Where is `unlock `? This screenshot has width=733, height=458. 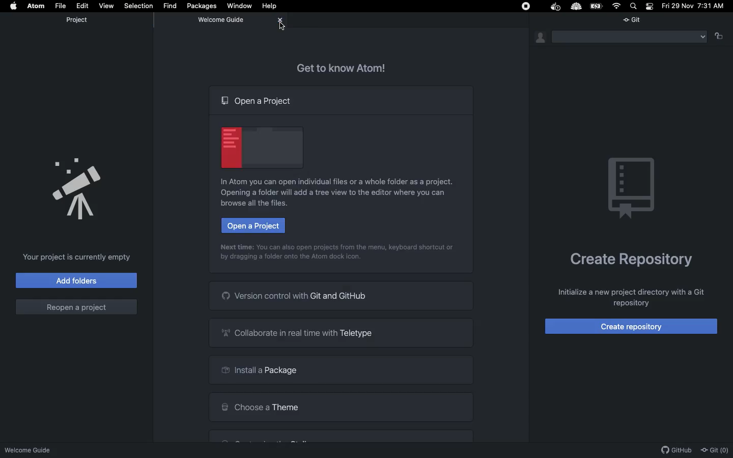
unlock  is located at coordinates (719, 39).